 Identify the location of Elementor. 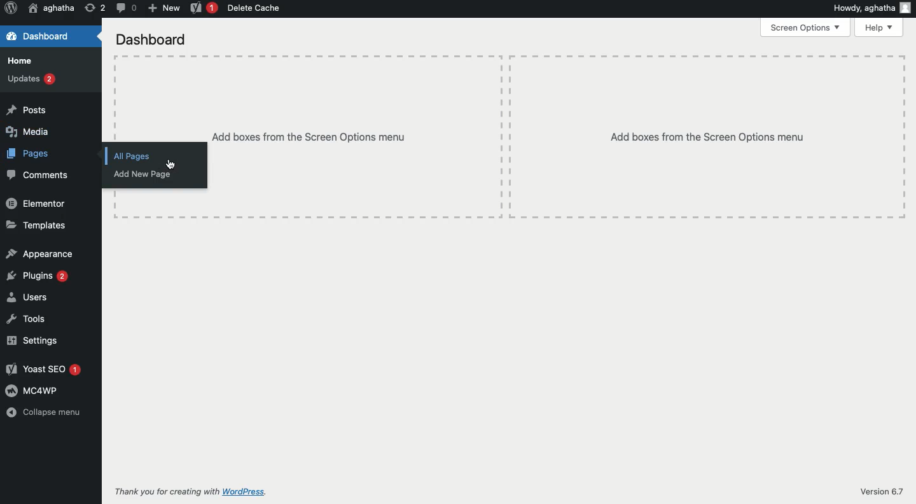
(37, 204).